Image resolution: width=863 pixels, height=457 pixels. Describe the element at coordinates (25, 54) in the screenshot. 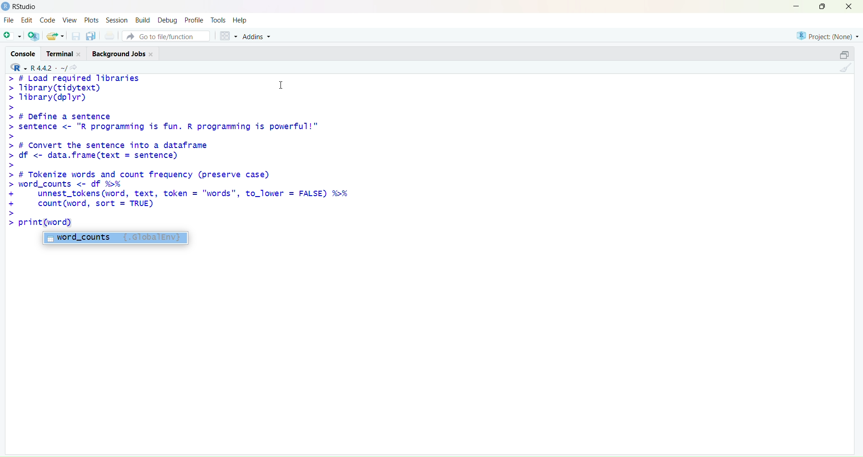

I see `console` at that location.